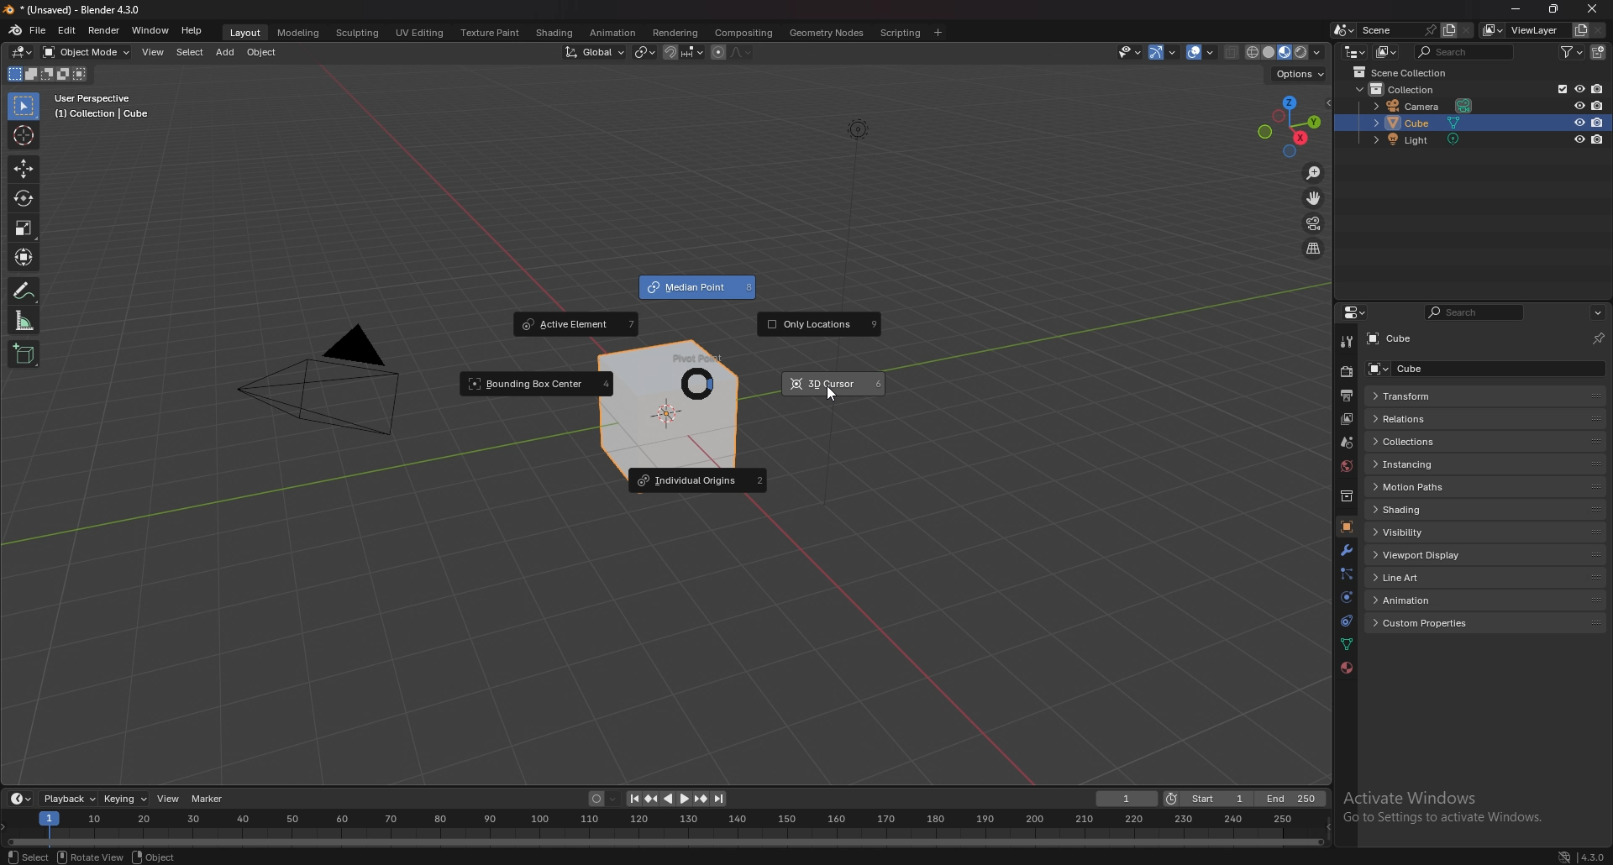 The image size is (1613, 865). I want to click on viewport shading, so click(1285, 53).